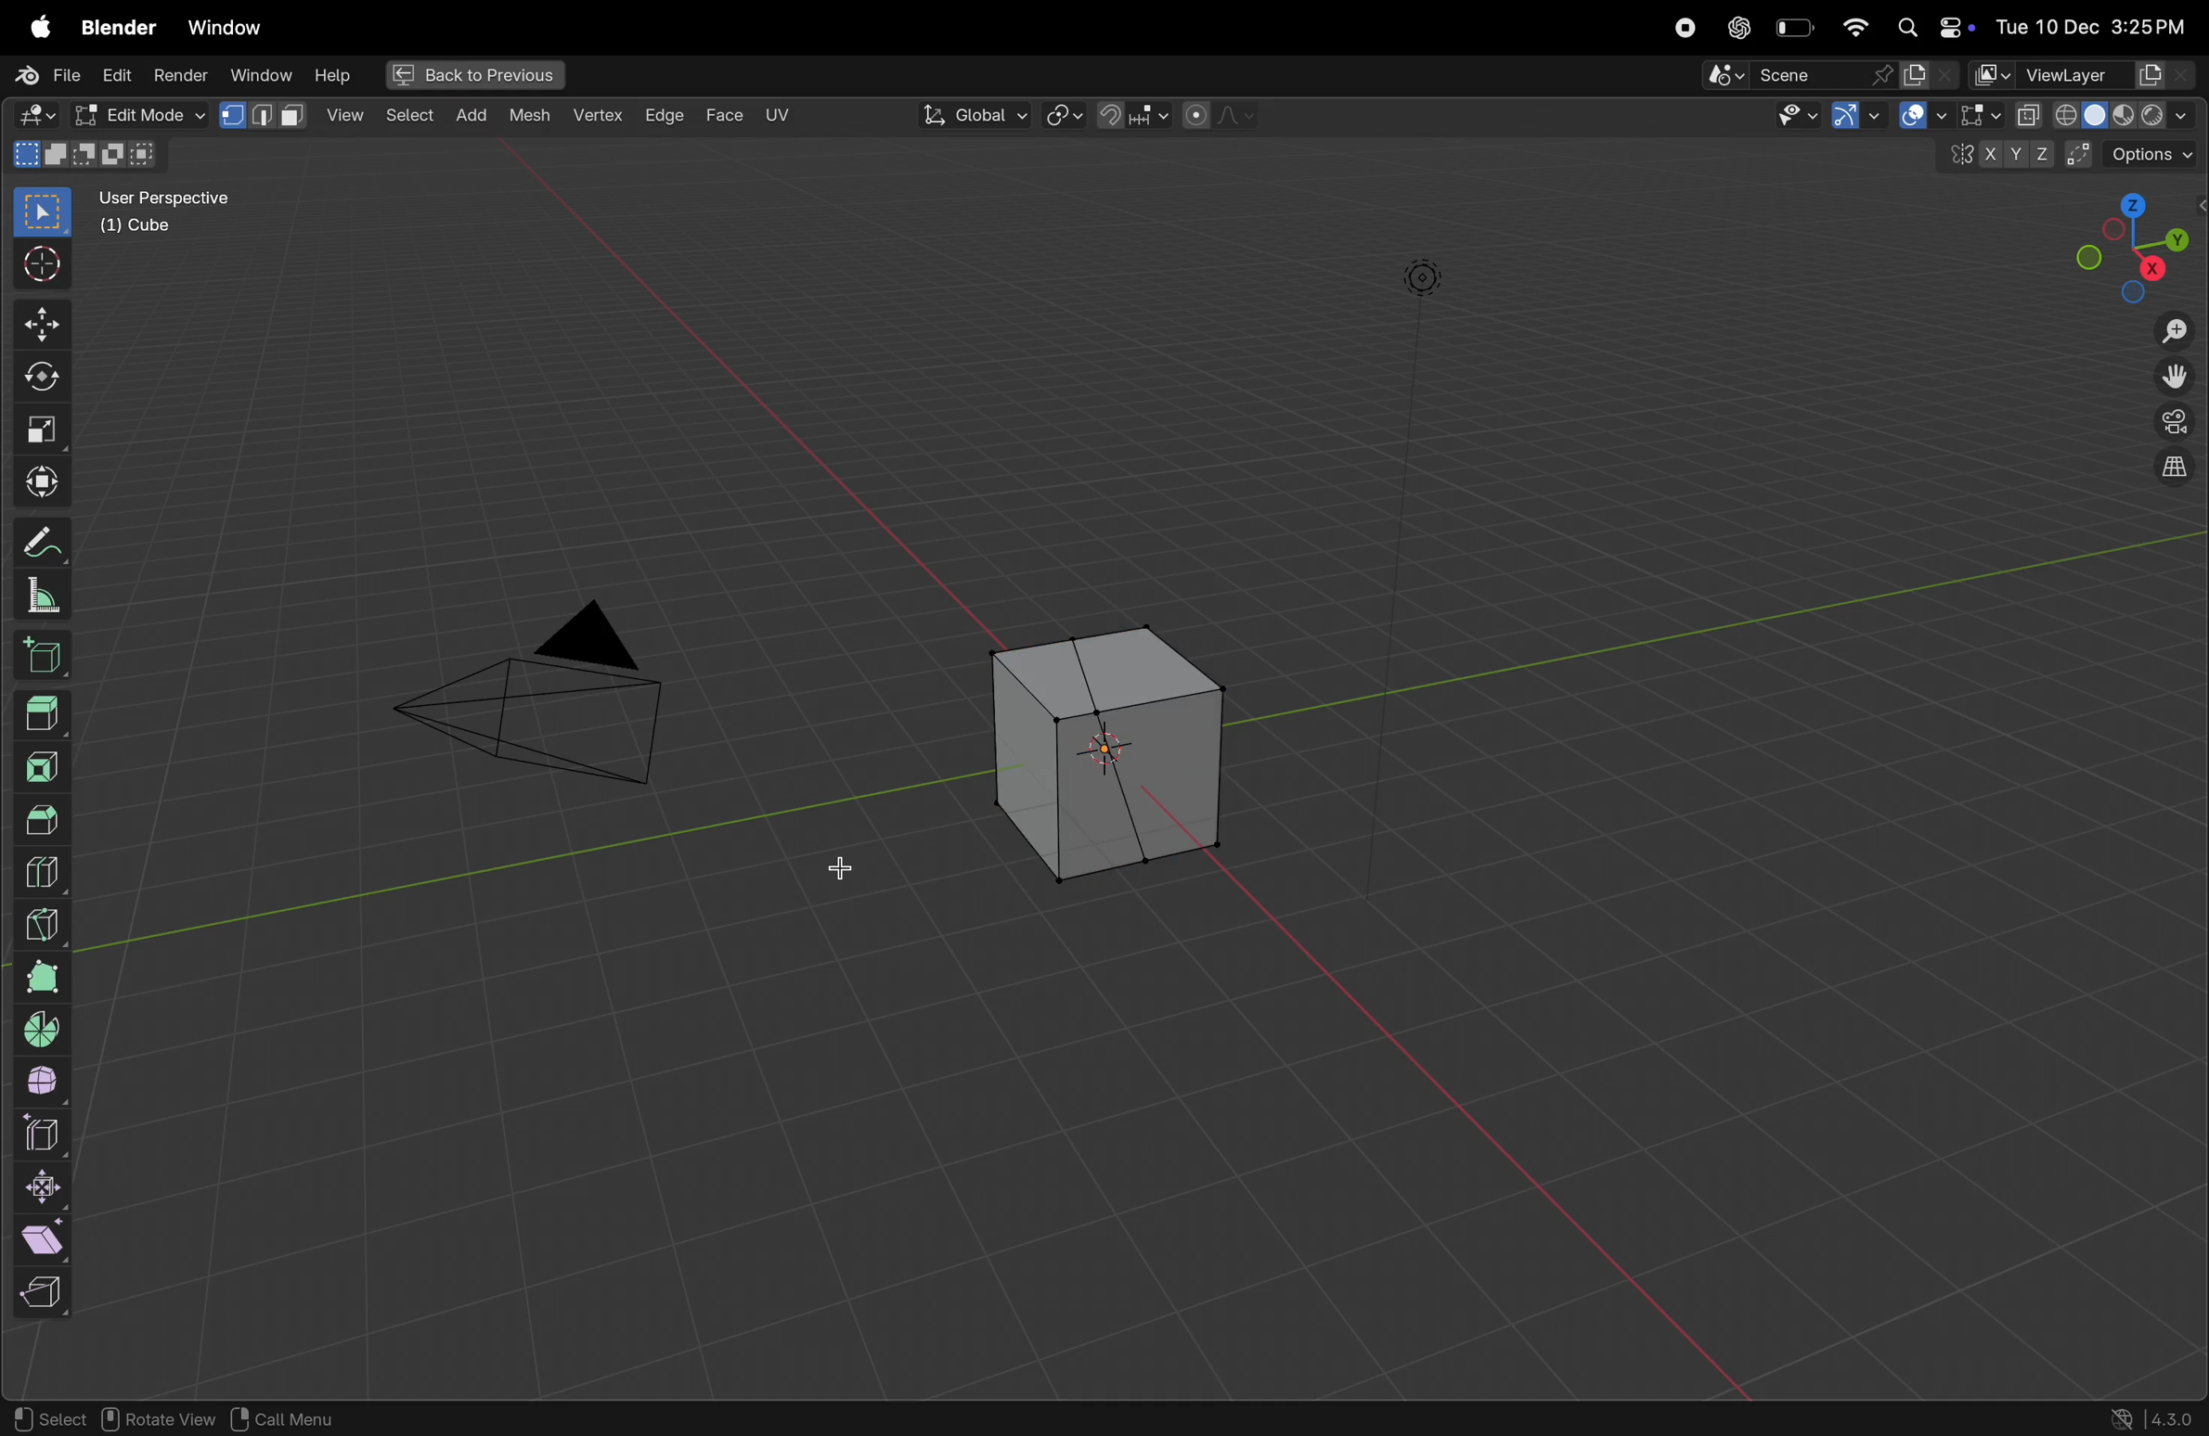  I want to click on Window, so click(260, 74).